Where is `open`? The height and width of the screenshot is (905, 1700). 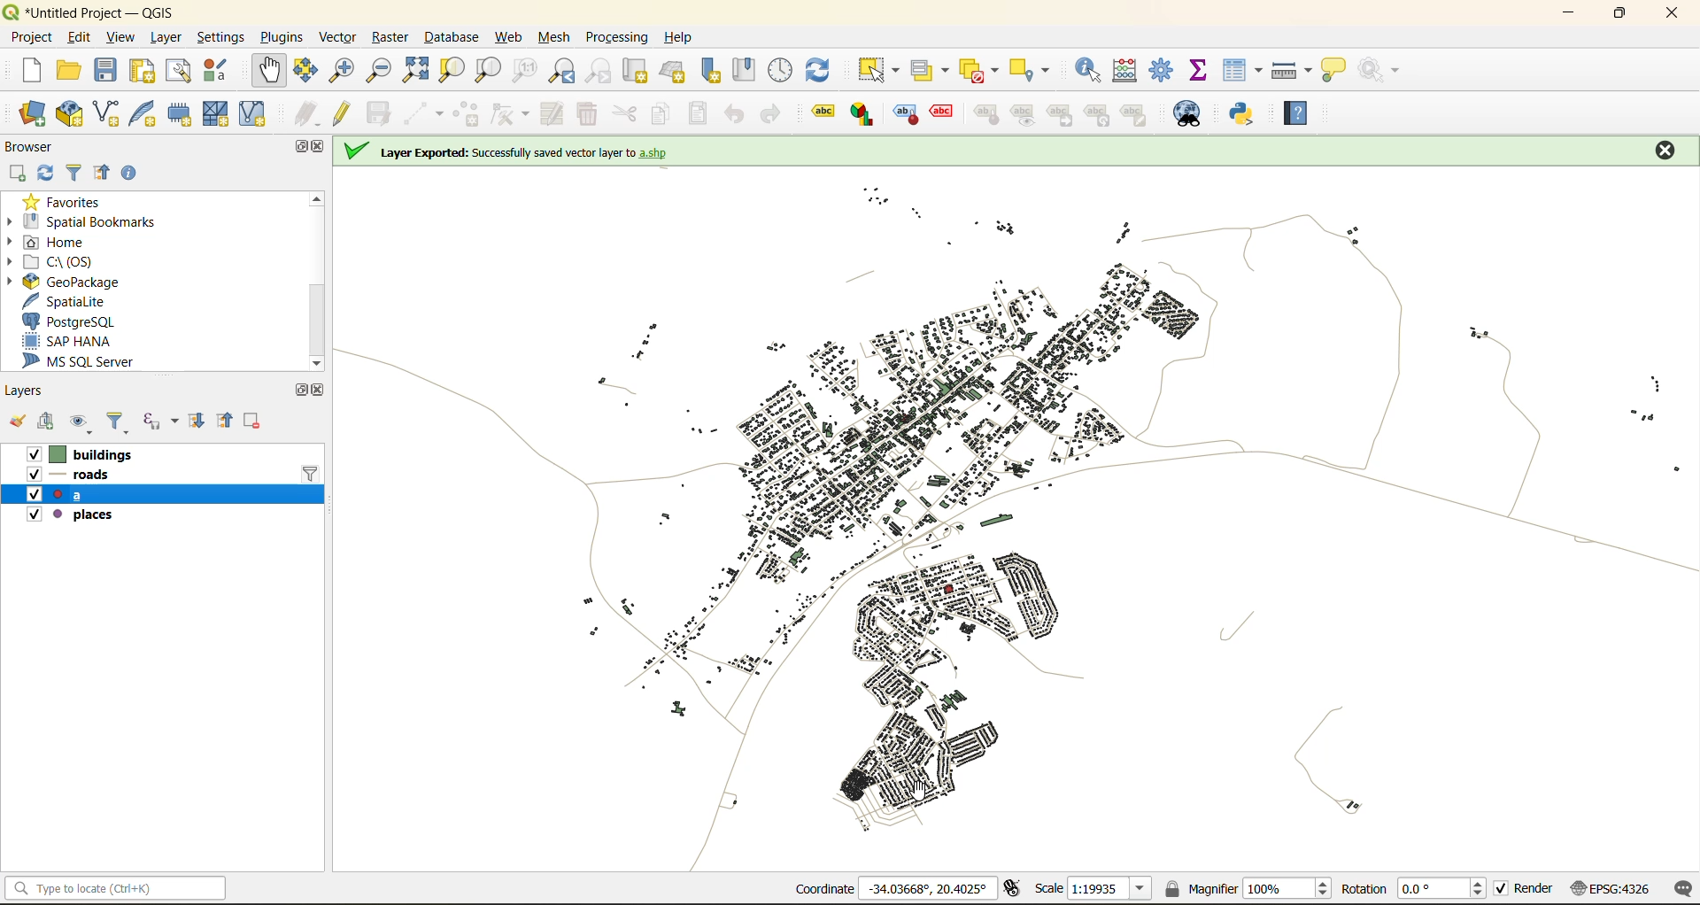 open is located at coordinates (73, 69).